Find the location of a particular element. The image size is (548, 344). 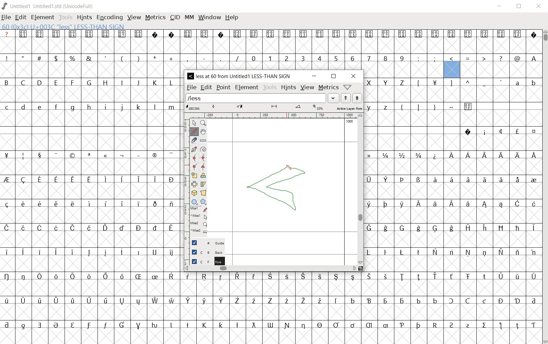

empty cells is located at coordinates (452, 239).